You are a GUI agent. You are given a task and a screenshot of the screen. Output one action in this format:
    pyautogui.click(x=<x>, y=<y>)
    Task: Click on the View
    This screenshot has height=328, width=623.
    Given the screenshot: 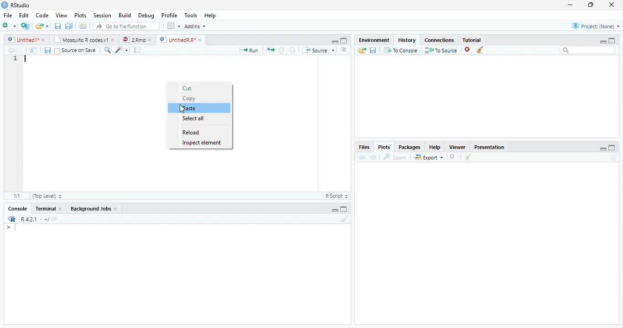 What is the action you would take?
    pyautogui.click(x=61, y=15)
    